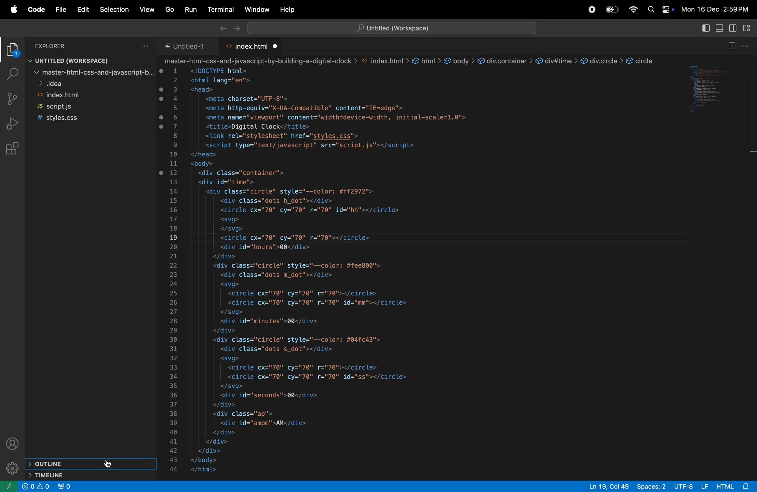 This screenshot has height=492, width=757. I want to click on apple widgets, so click(666, 11).